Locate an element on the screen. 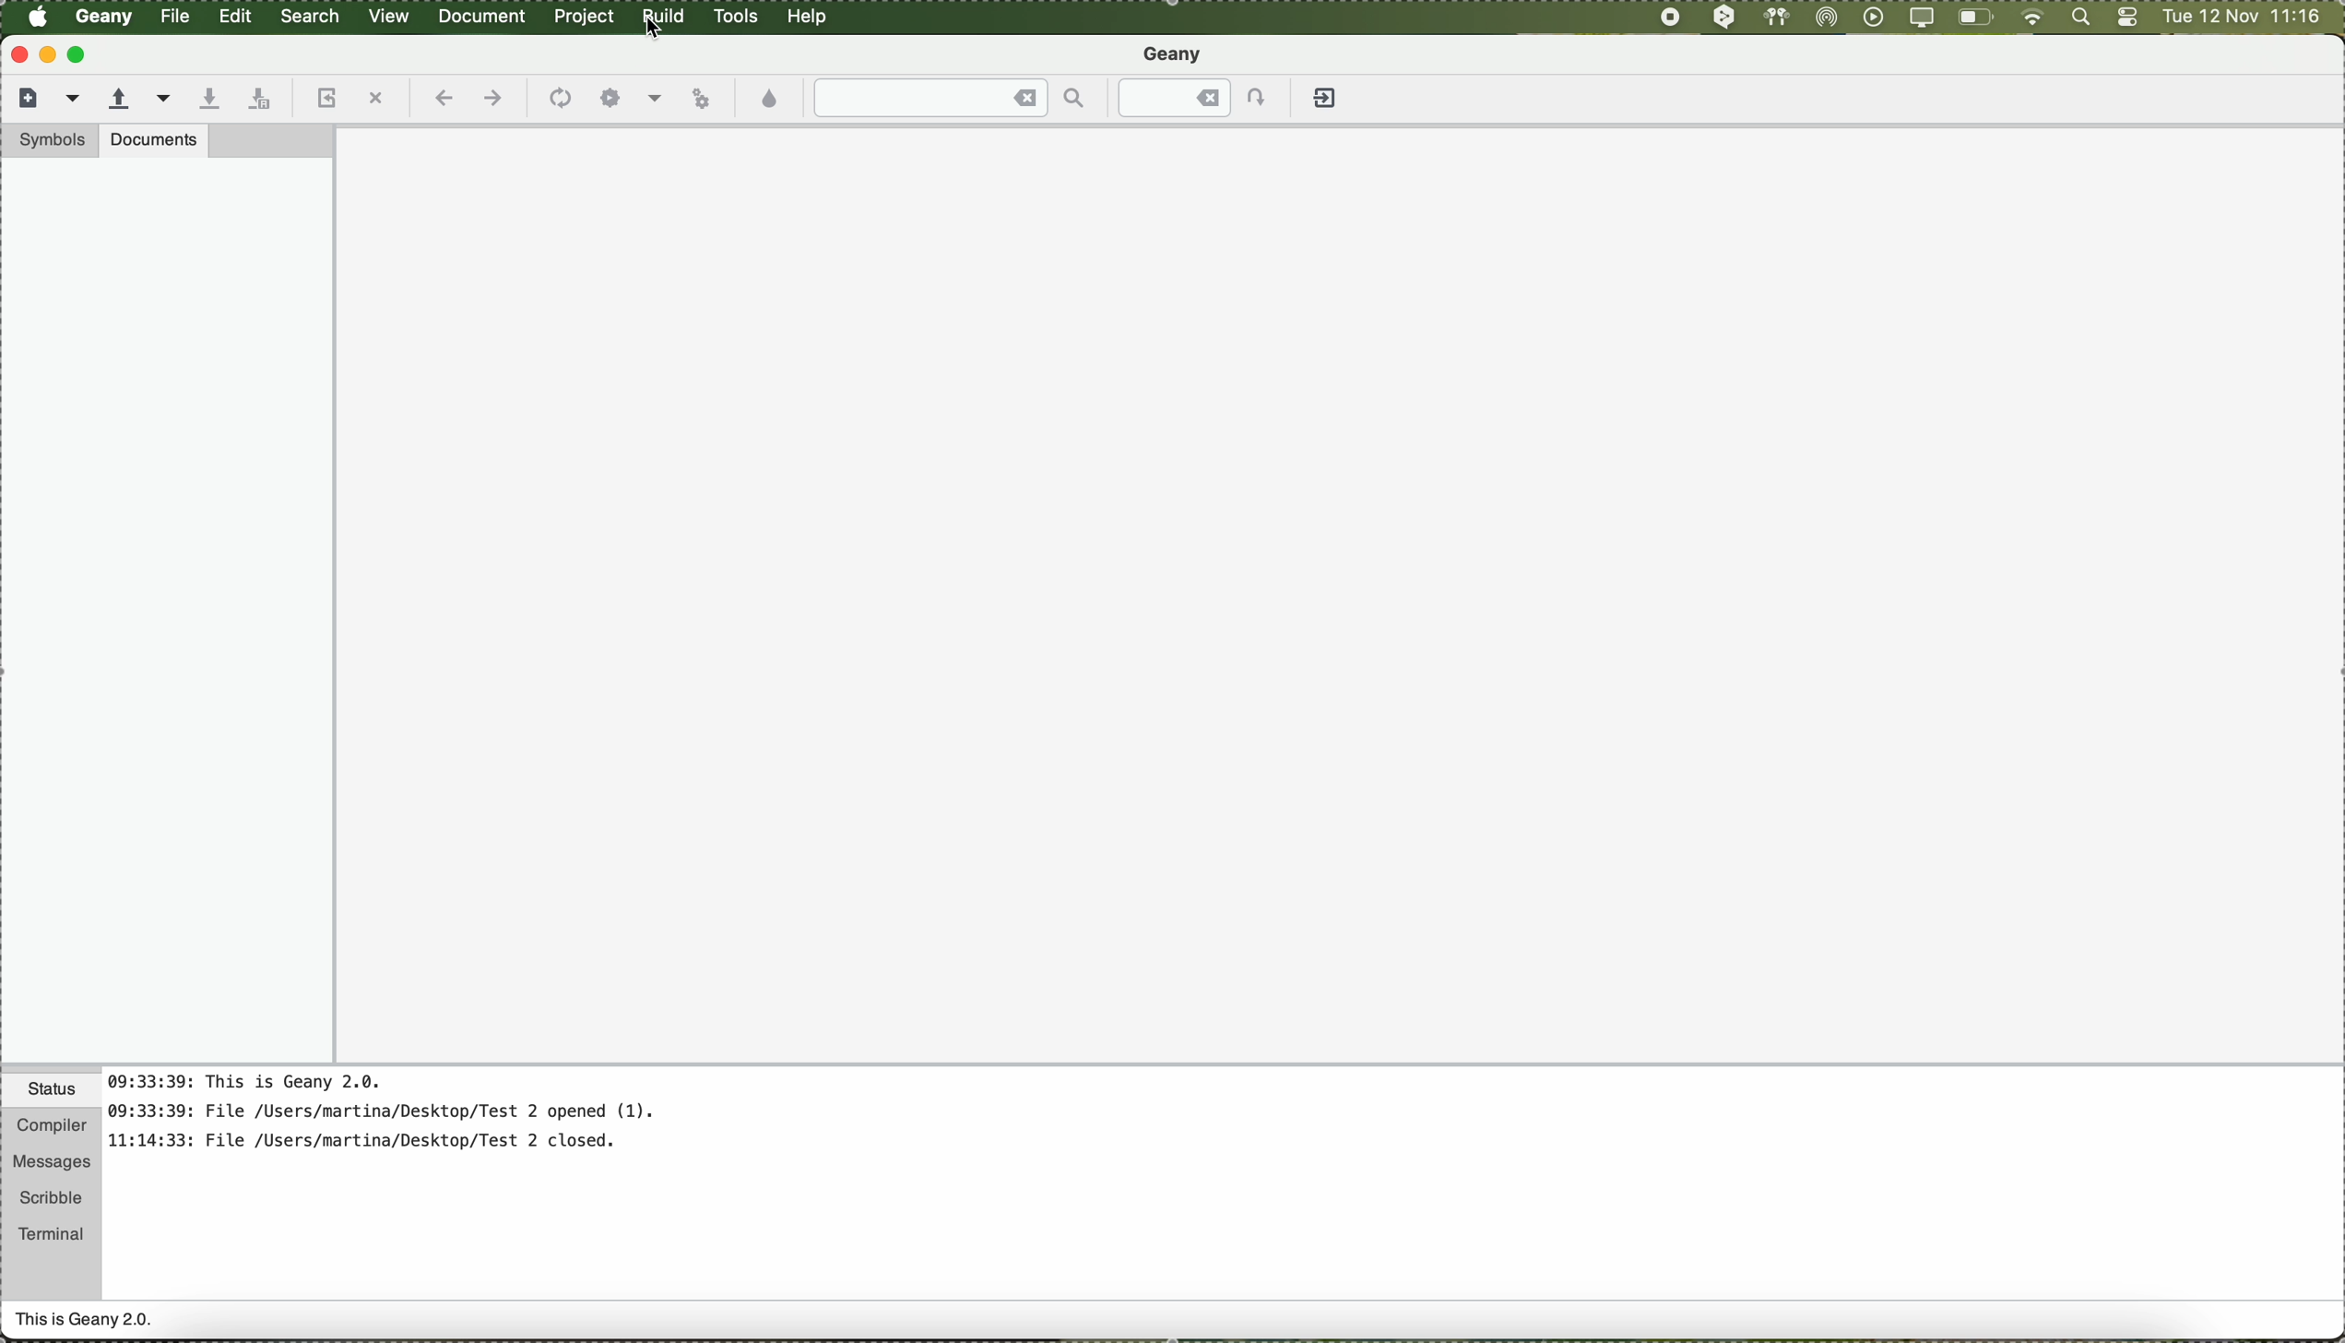 This screenshot has height=1343, width=2345. minimize is located at coordinates (48, 54).